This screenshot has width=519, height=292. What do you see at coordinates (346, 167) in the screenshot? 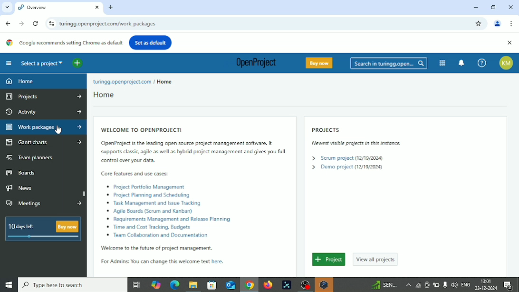
I see `> Demo project (12/19/2024)` at bounding box center [346, 167].